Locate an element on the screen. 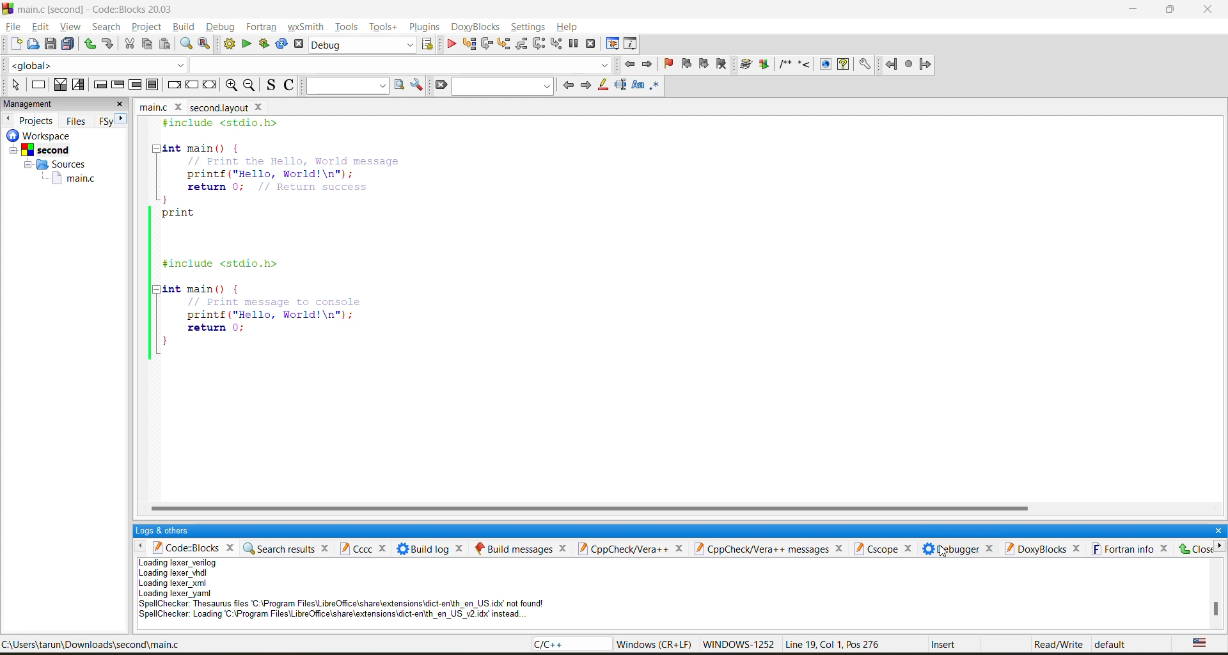  break instruction is located at coordinates (171, 85).